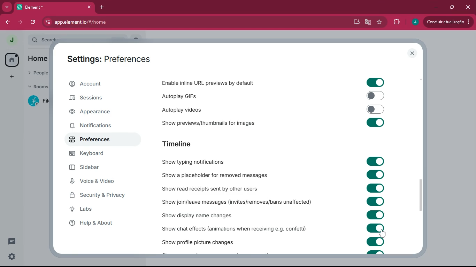 This screenshot has width=476, height=267. What do you see at coordinates (38, 7) in the screenshot?
I see `Element* tab` at bounding box center [38, 7].